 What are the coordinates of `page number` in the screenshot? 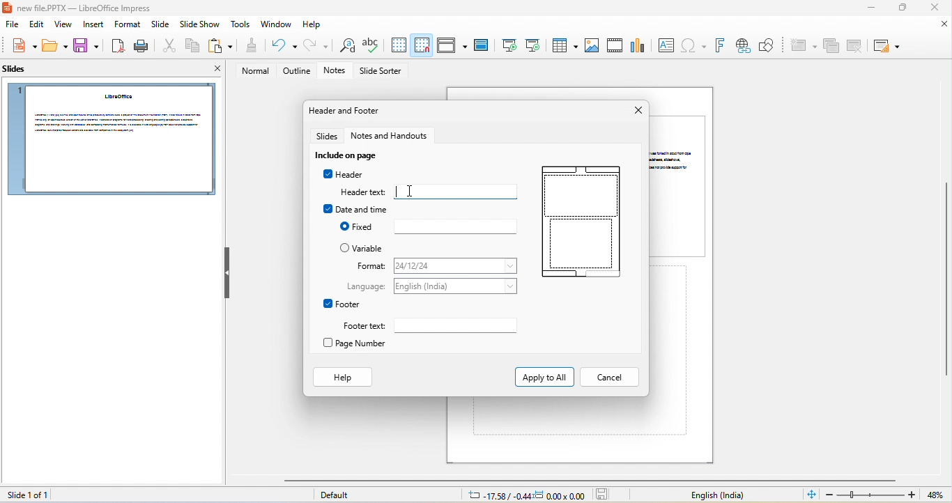 It's located at (360, 344).